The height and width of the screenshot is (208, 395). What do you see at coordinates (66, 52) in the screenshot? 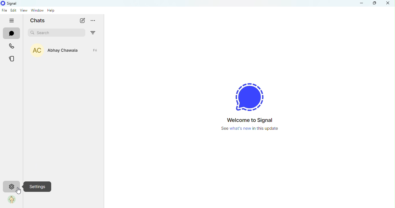
I see `Abhay Chawla` at bounding box center [66, 52].